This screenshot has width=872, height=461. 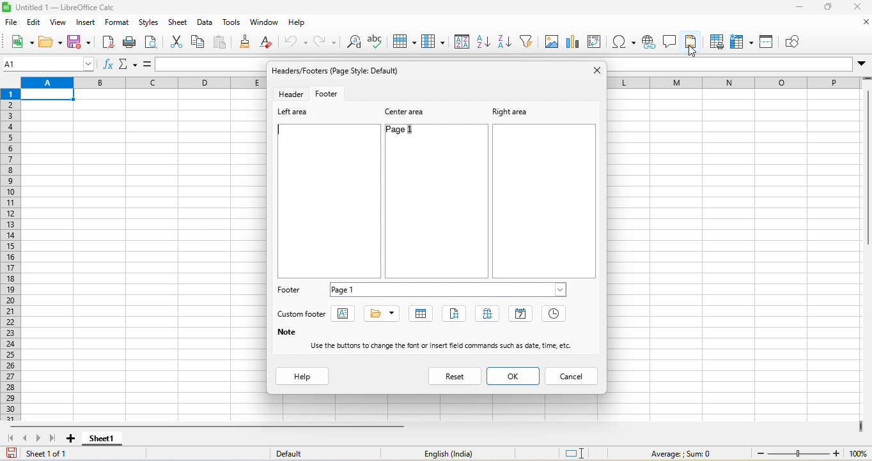 What do you see at coordinates (332, 93) in the screenshot?
I see `footer` at bounding box center [332, 93].